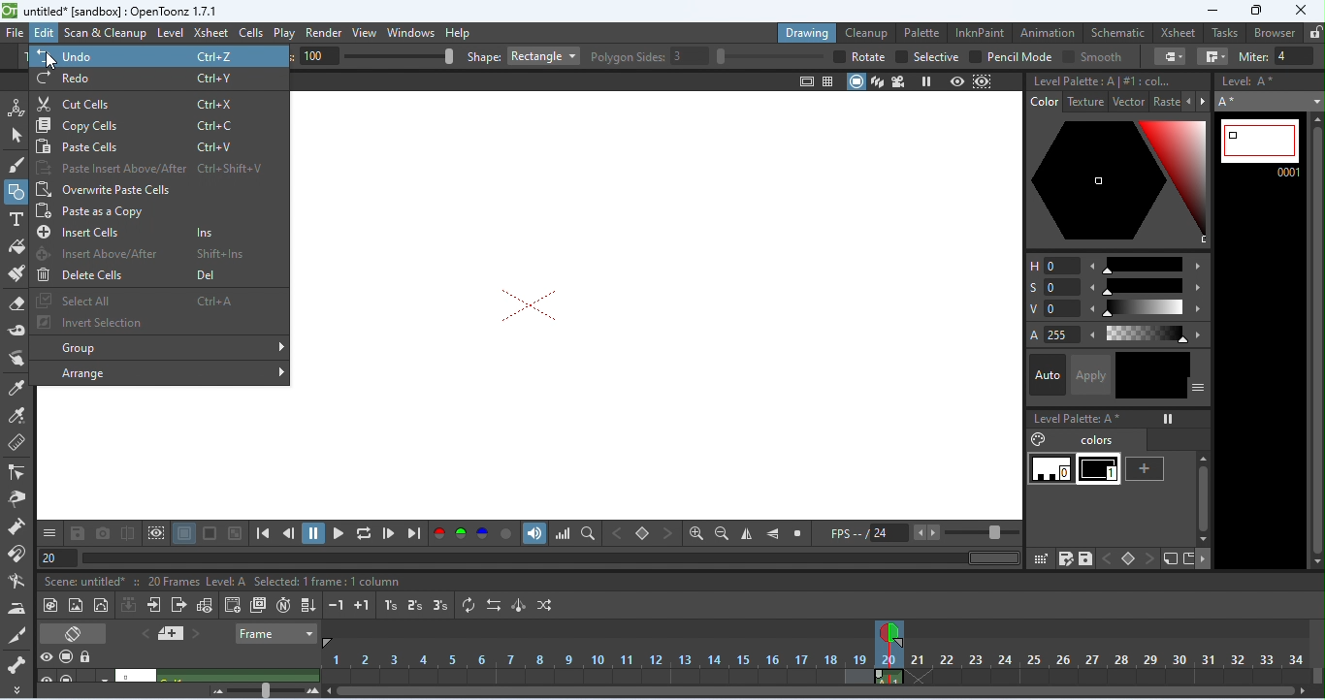 The width and height of the screenshot is (1325, 700). I want to click on zoom factor, so click(263, 691).